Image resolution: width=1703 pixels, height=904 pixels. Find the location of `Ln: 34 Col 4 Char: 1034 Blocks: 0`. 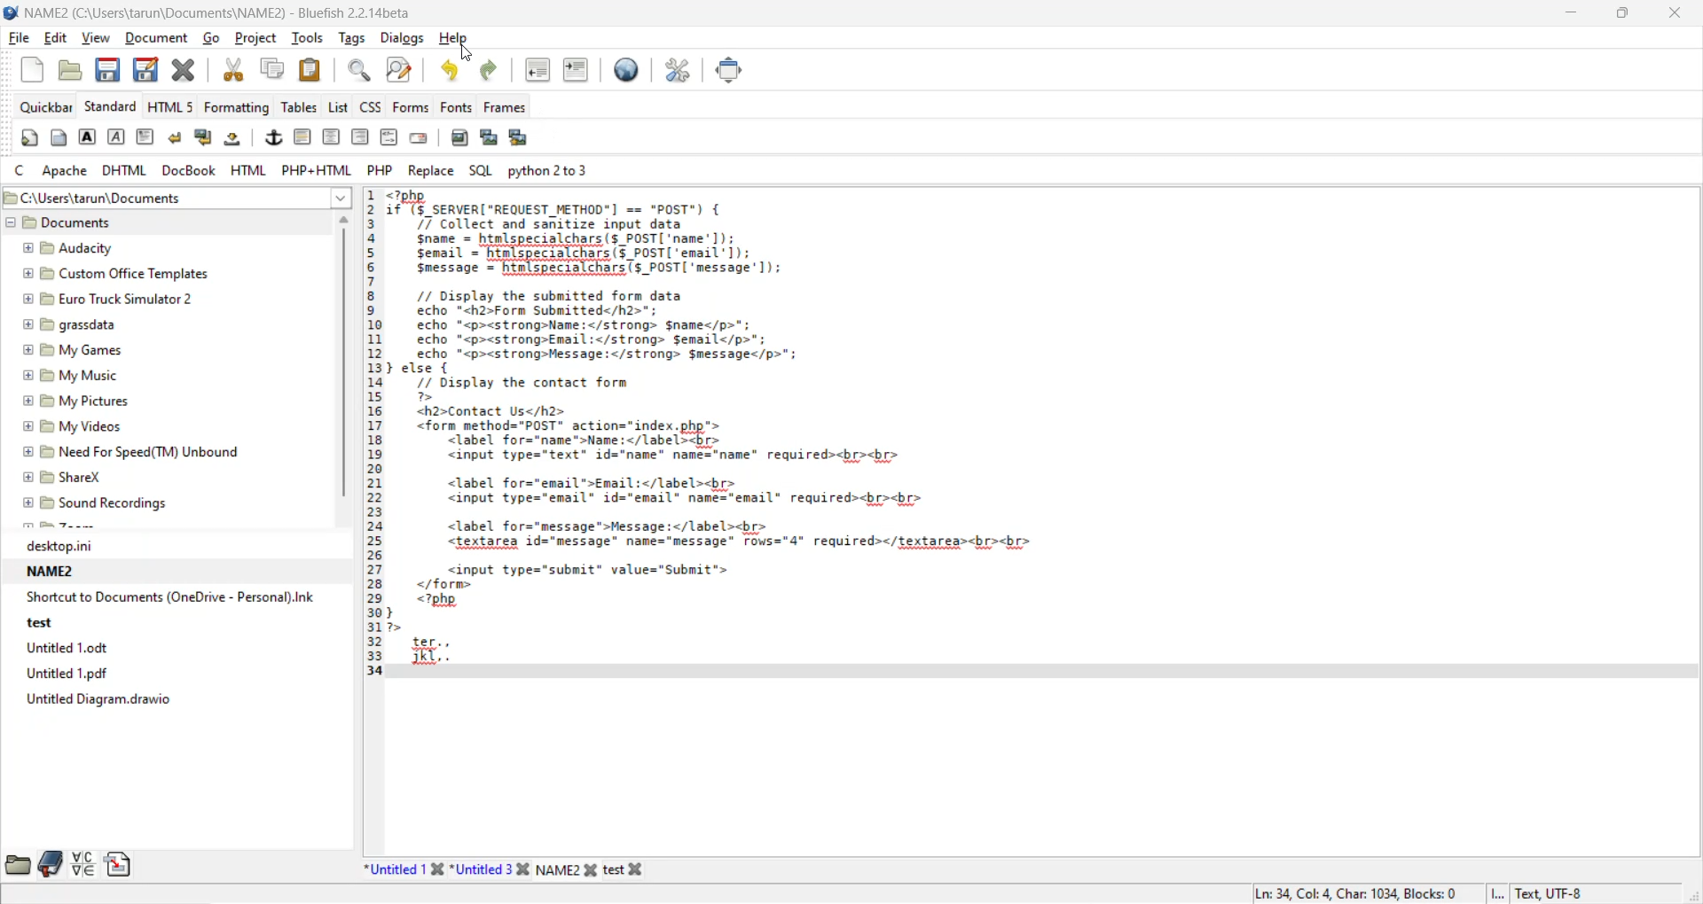

Ln: 34 Col 4 Char: 1034 Blocks: 0 is located at coordinates (1343, 891).